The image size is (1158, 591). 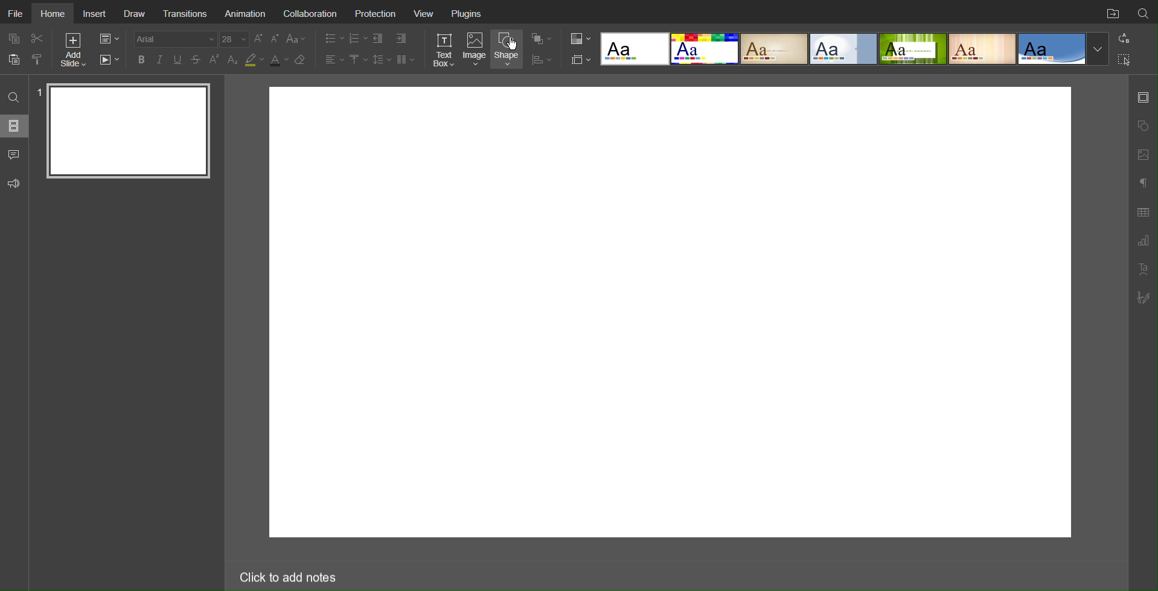 What do you see at coordinates (407, 59) in the screenshot?
I see `Columns` at bounding box center [407, 59].